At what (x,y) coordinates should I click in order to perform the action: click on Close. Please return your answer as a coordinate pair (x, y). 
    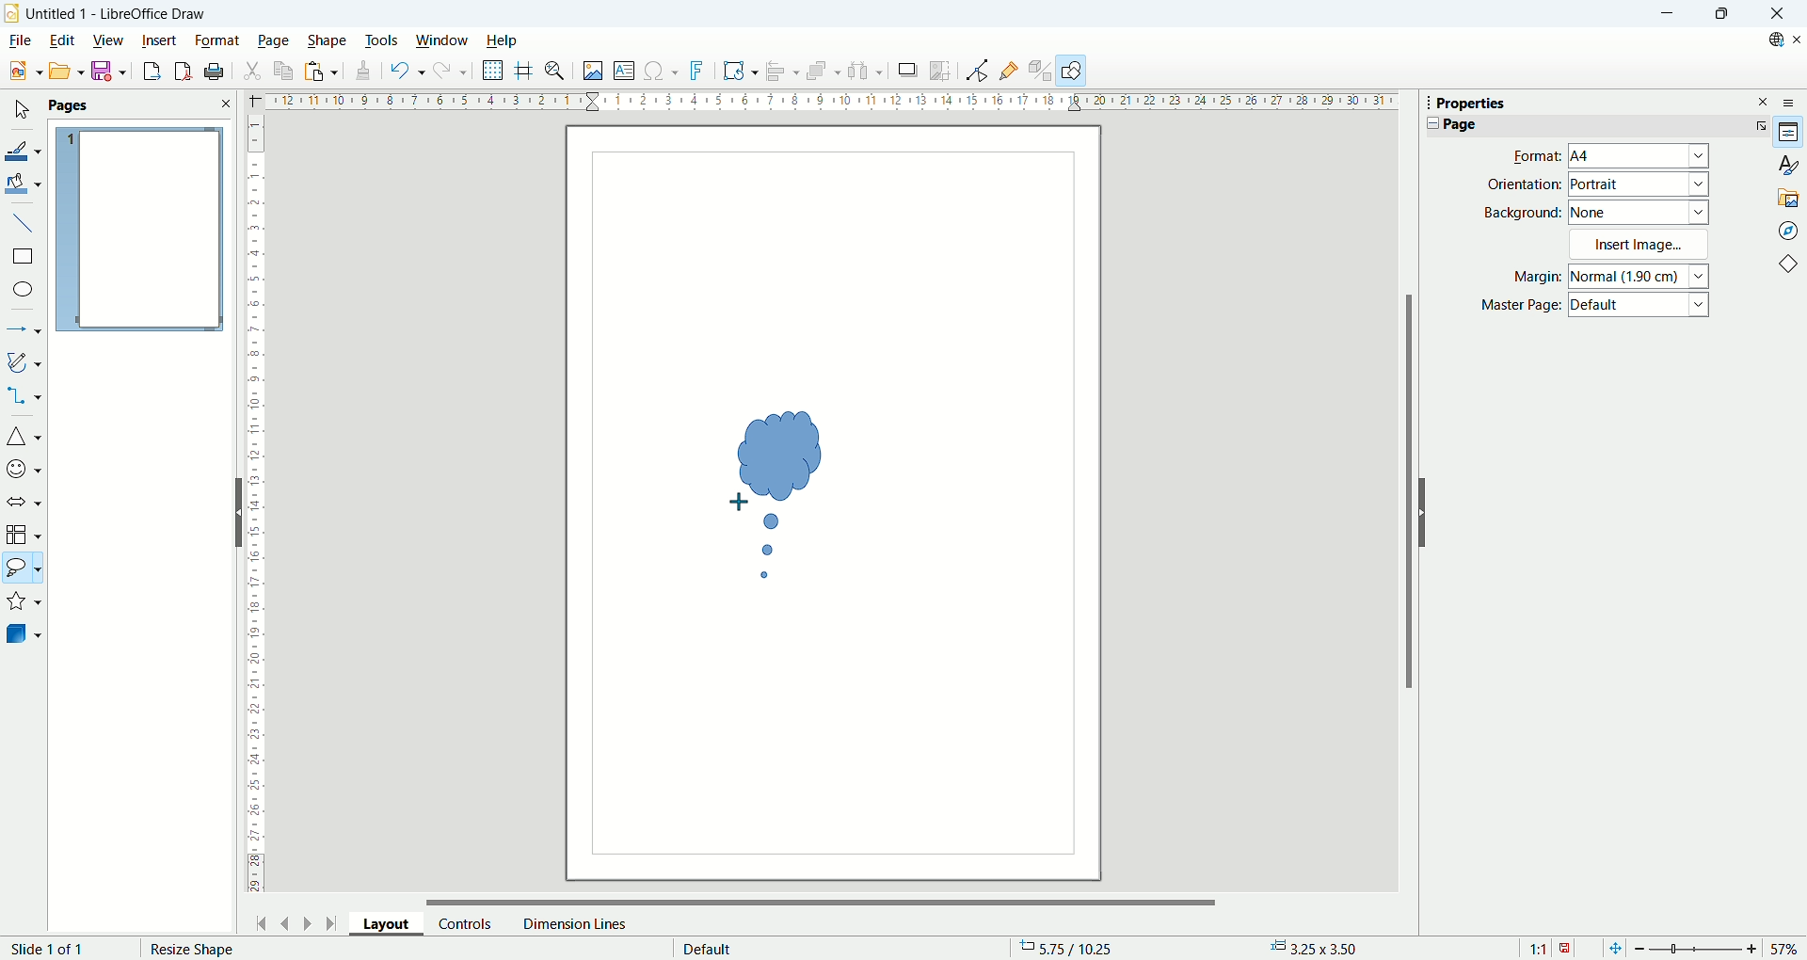
    Looking at the image, I should click on (1777, 14).